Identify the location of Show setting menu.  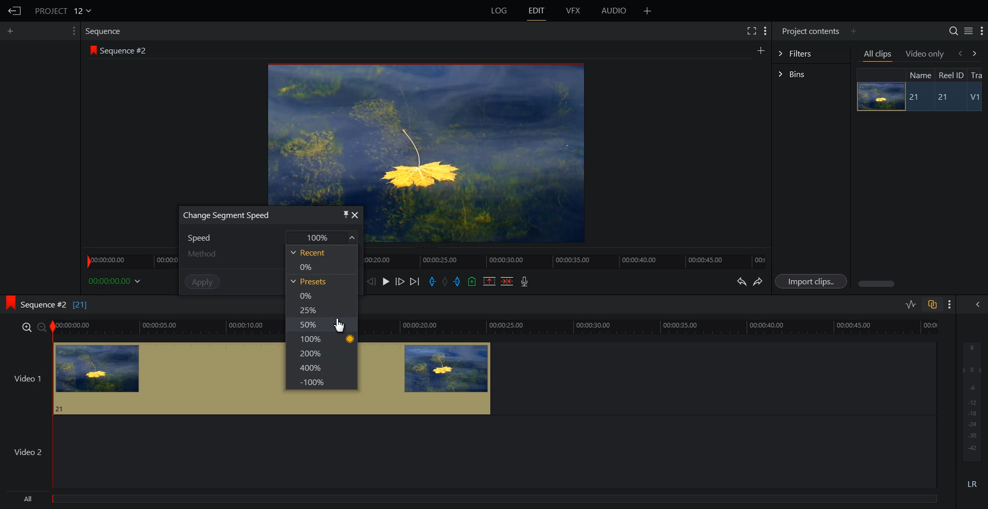
(950, 304).